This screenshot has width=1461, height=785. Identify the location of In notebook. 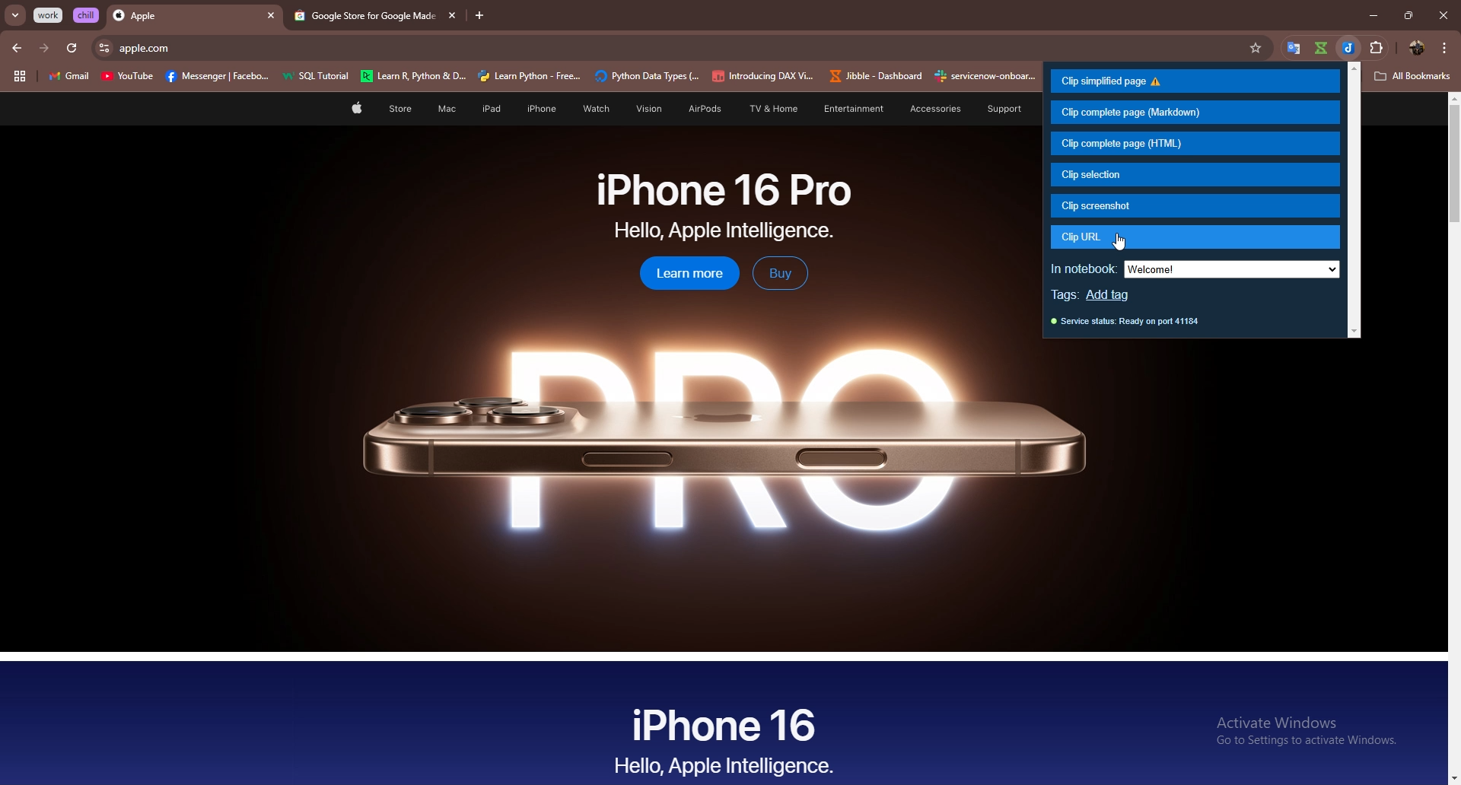
(1084, 266).